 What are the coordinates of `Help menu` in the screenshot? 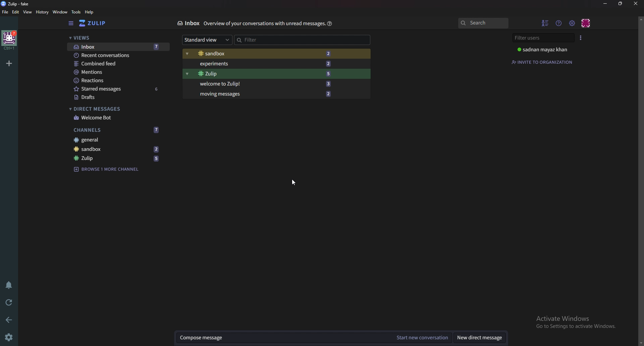 It's located at (559, 23).